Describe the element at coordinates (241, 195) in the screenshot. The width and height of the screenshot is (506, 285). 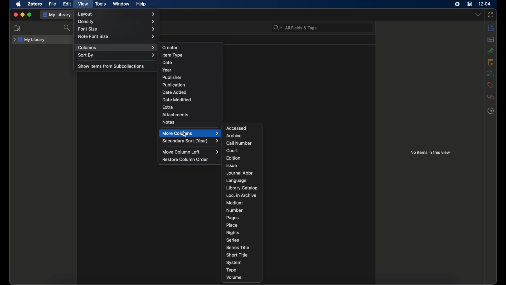
I see `loc. in archive` at that location.